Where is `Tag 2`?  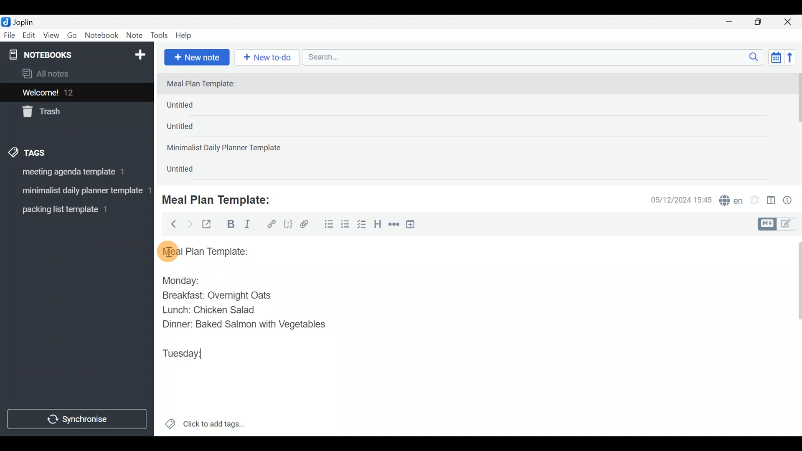 Tag 2 is located at coordinates (76, 192).